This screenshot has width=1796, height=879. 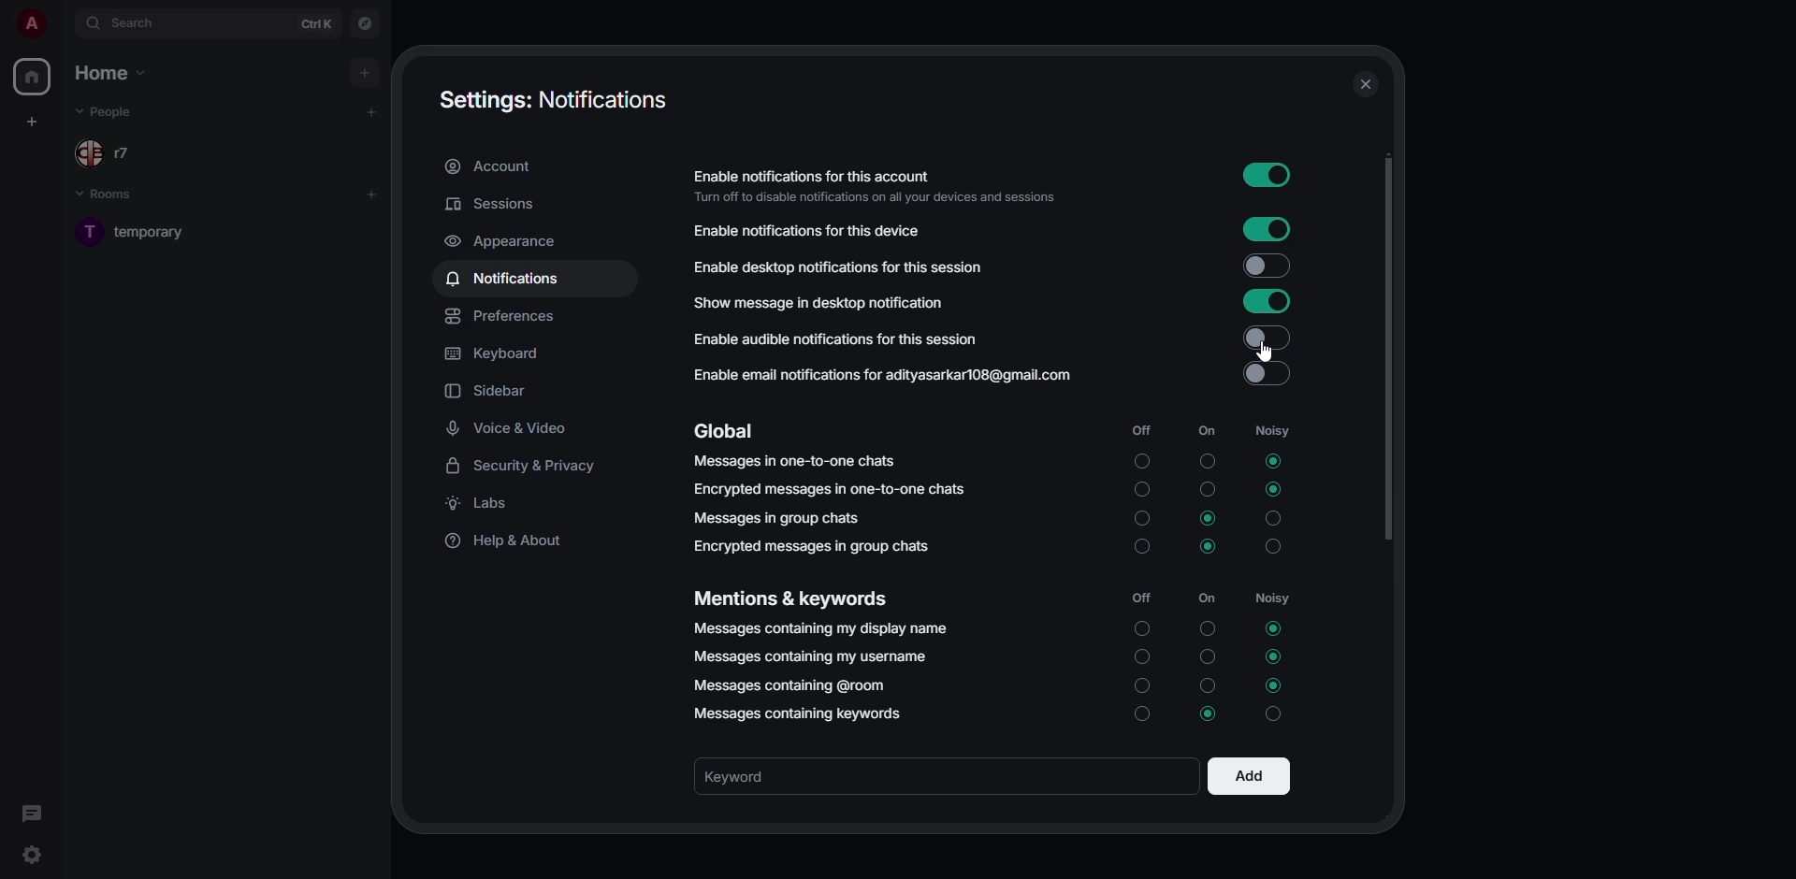 I want to click on appearance, so click(x=506, y=241).